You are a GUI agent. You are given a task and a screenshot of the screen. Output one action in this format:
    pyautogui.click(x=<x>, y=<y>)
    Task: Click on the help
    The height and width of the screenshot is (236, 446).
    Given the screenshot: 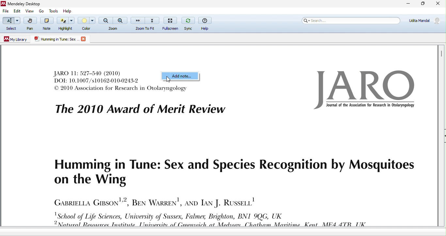 What is the action you would take?
    pyautogui.click(x=206, y=24)
    